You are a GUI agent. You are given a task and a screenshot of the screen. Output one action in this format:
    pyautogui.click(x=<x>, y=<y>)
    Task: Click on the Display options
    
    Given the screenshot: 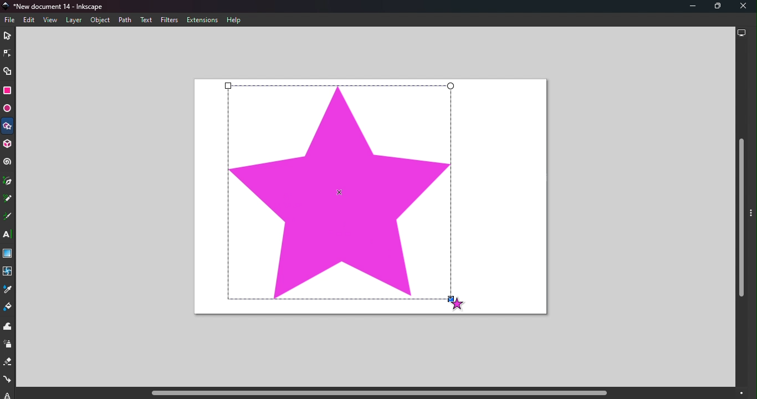 What is the action you would take?
    pyautogui.click(x=741, y=34)
    